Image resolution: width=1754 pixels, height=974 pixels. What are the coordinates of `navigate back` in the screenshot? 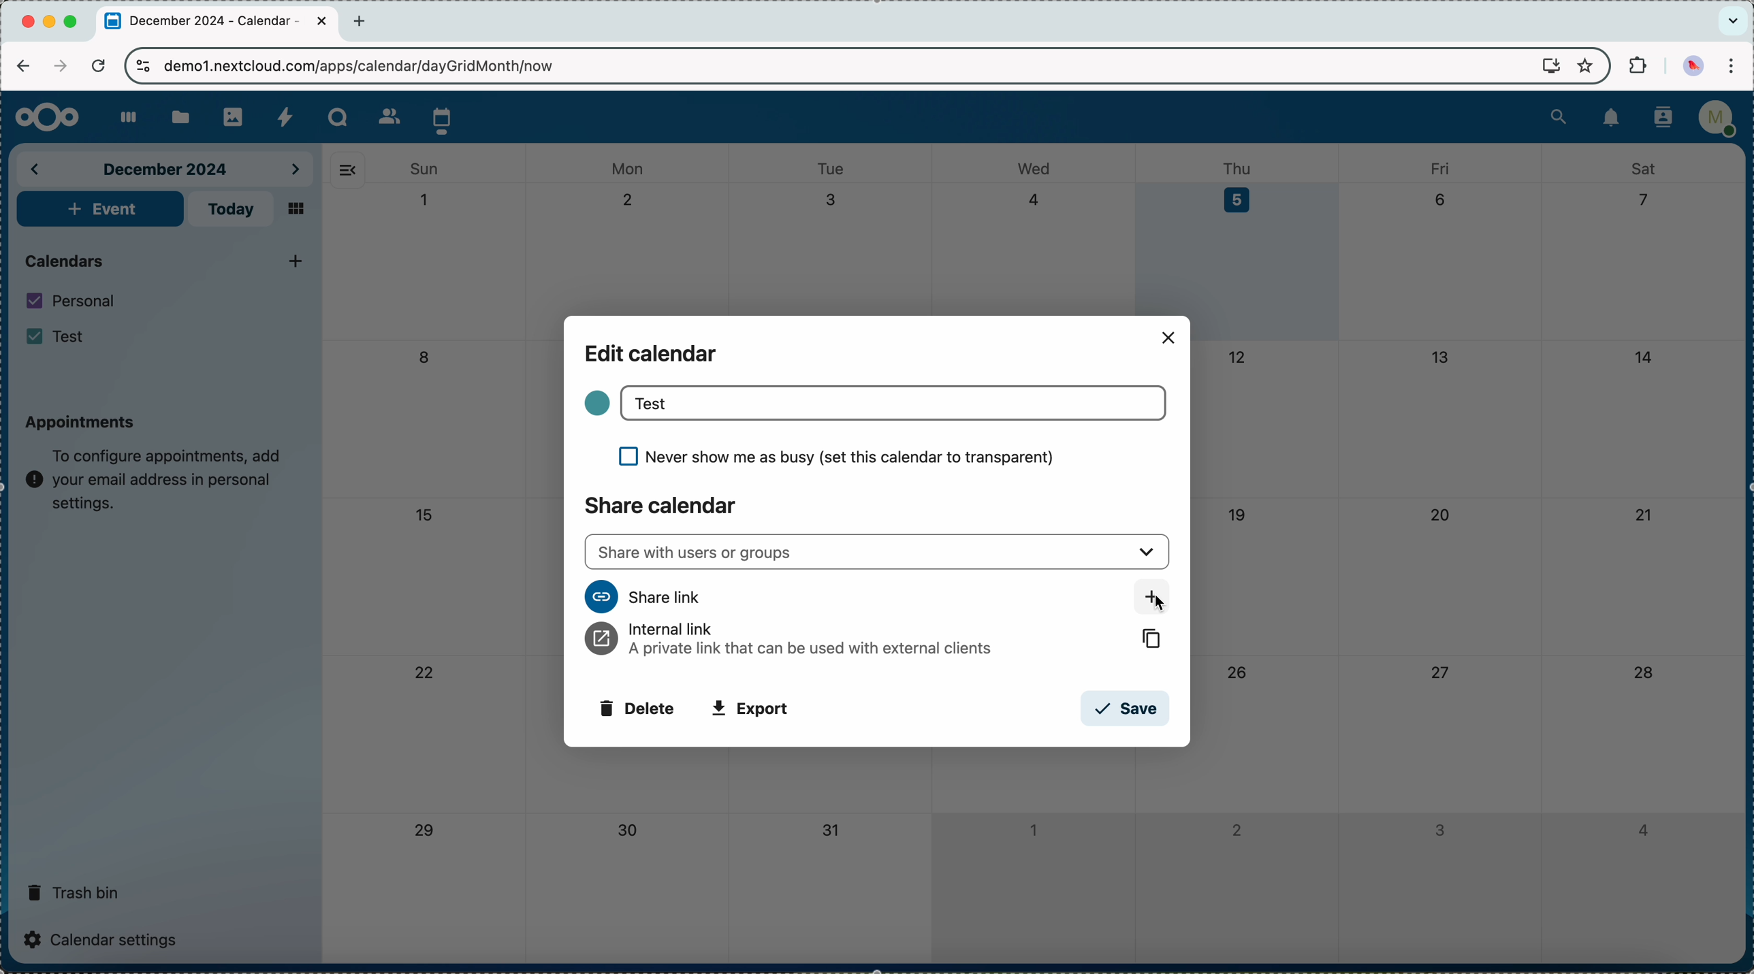 It's located at (23, 65).